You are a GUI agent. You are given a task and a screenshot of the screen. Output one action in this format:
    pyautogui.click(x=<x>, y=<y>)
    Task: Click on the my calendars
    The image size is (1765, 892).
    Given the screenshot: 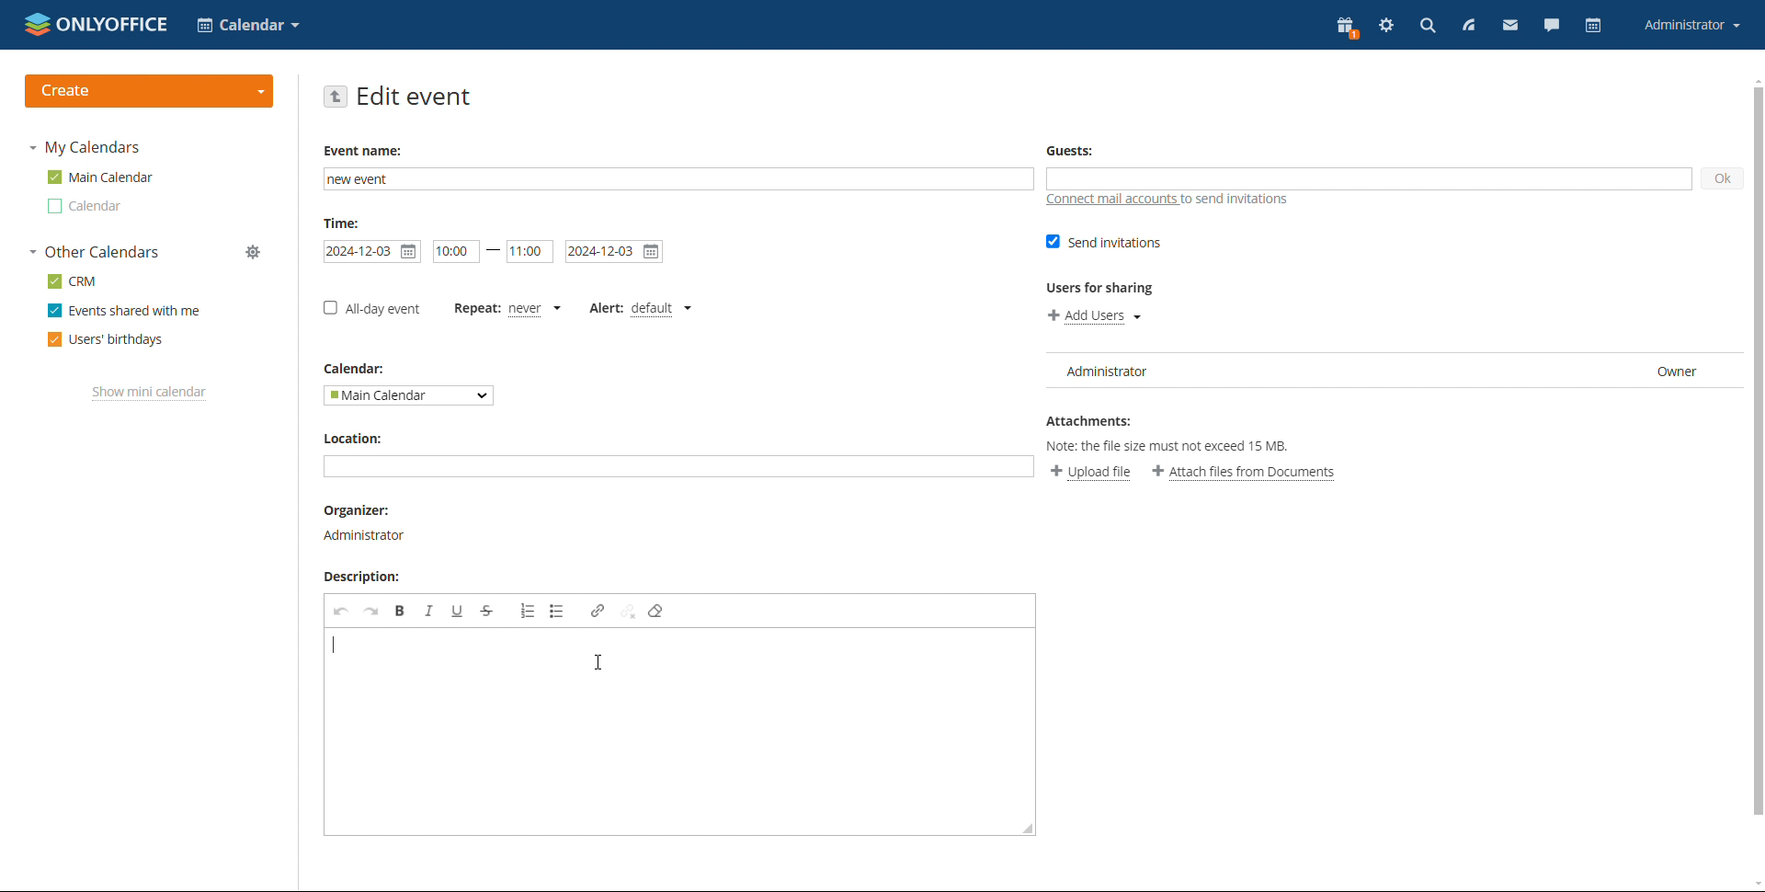 What is the action you would take?
    pyautogui.click(x=87, y=147)
    